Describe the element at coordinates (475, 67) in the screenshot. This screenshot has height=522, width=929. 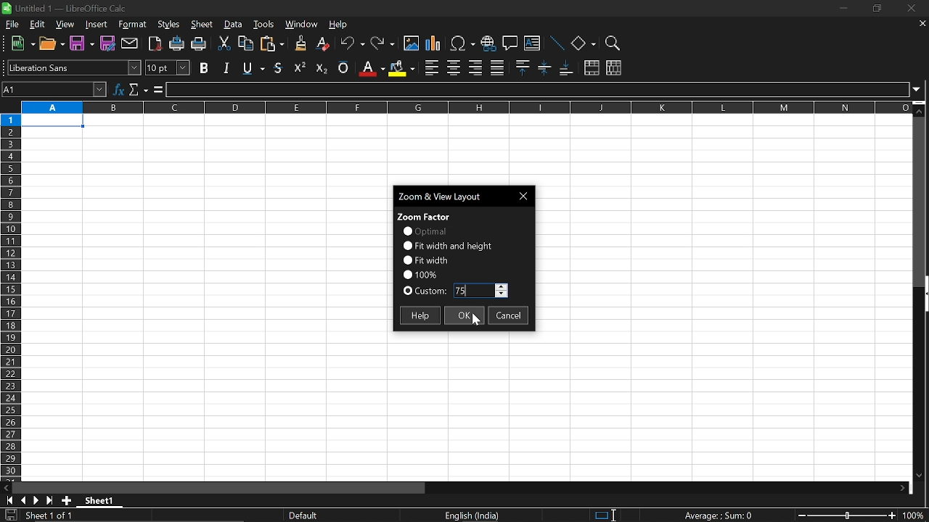
I see `align right` at that location.